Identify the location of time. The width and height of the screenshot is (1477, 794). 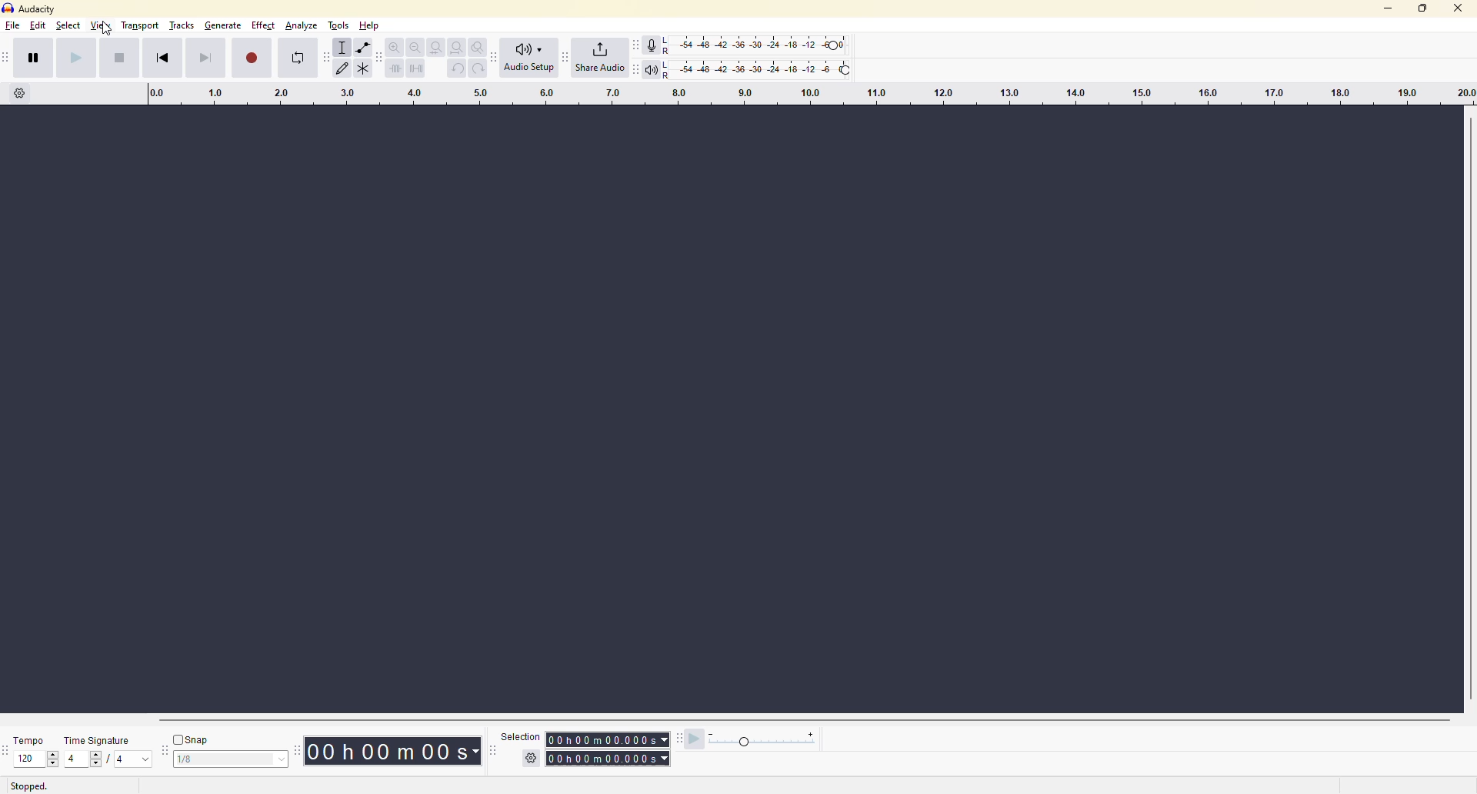
(390, 750).